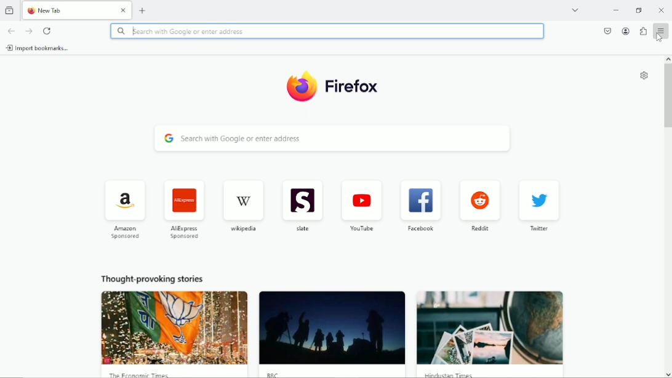  What do you see at coordinates (668, 58) in the screenshot?
I see `Scroll Up` at bounding box center [668, 58].